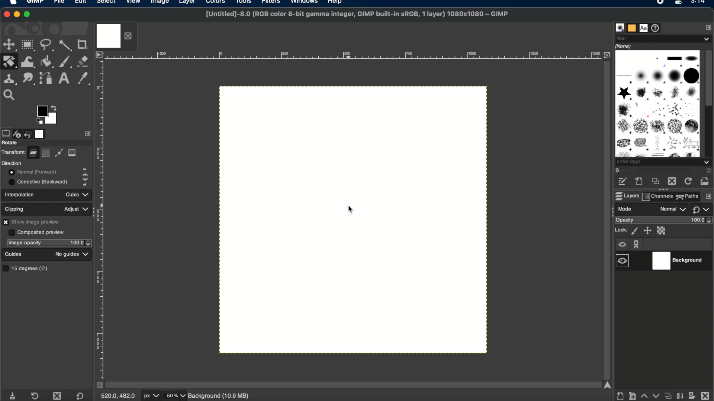  What do you see at coordinates (16, 208) in the screenshot?
I see `clipping` at bounding box center [16, 208].